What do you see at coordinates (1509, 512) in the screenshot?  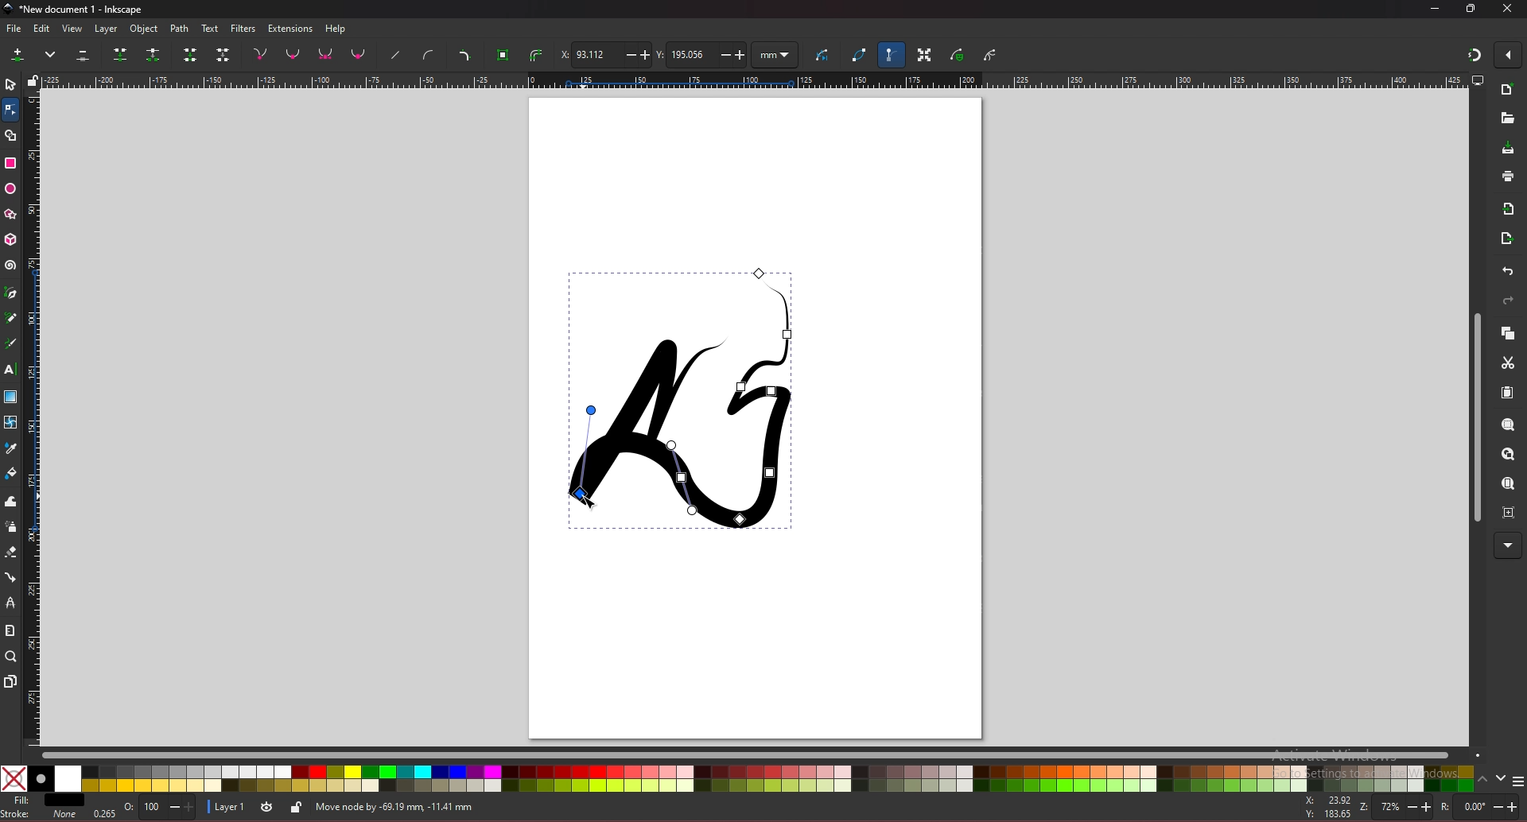 I see `zoom centre page` at bounding box center [1509, 512].